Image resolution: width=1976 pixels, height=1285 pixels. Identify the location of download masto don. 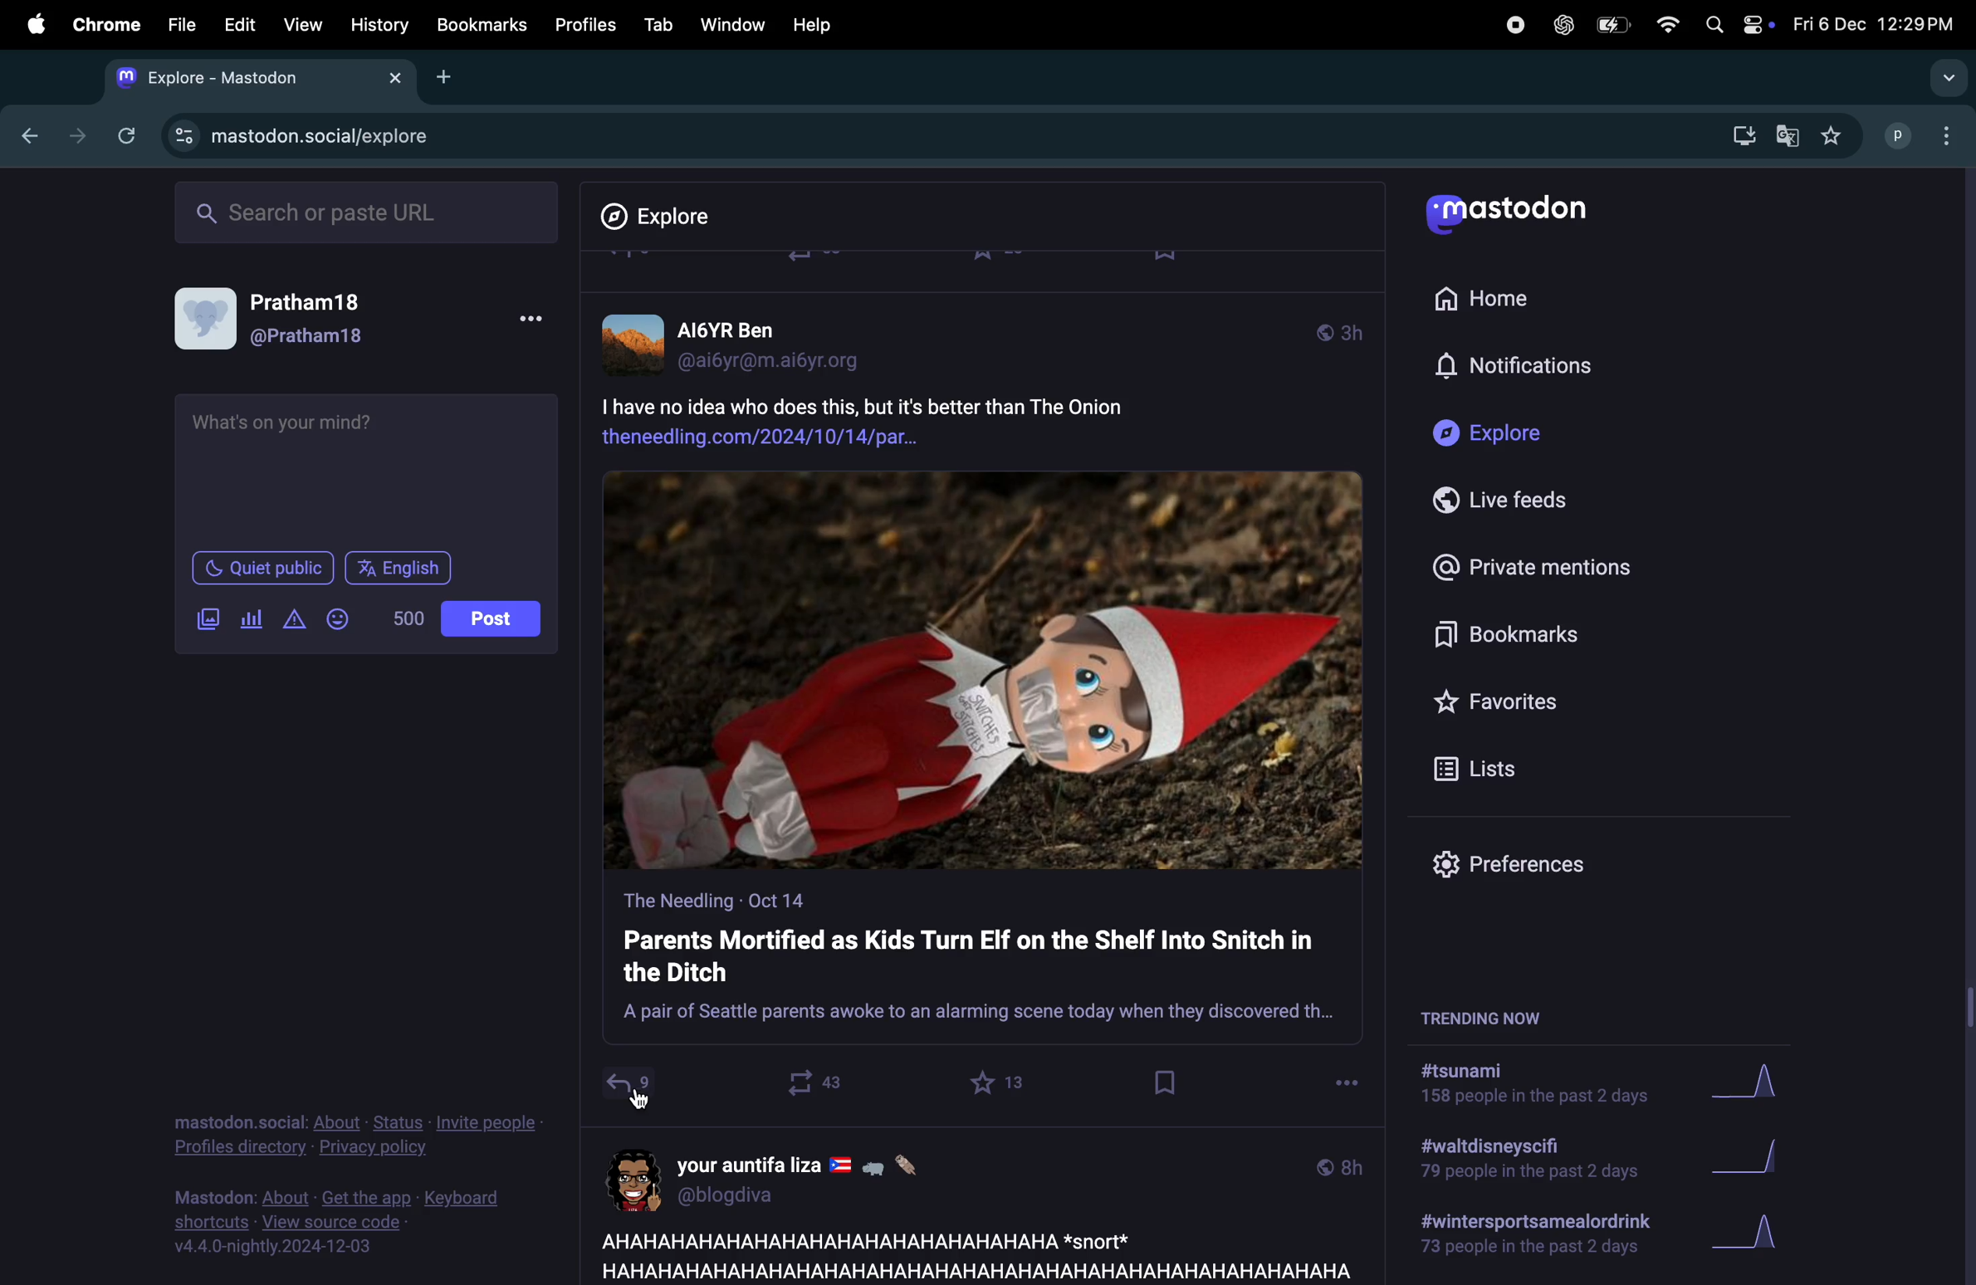
(1738, 135).